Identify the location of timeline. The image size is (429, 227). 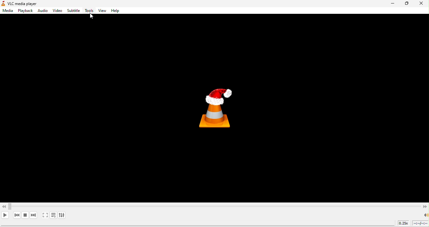
(421, 223).